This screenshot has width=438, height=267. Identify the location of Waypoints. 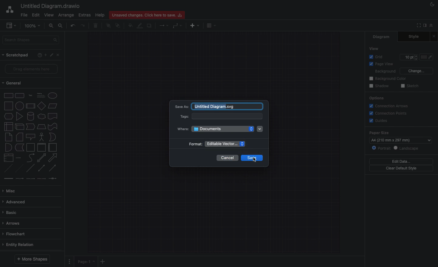
(177, 26).